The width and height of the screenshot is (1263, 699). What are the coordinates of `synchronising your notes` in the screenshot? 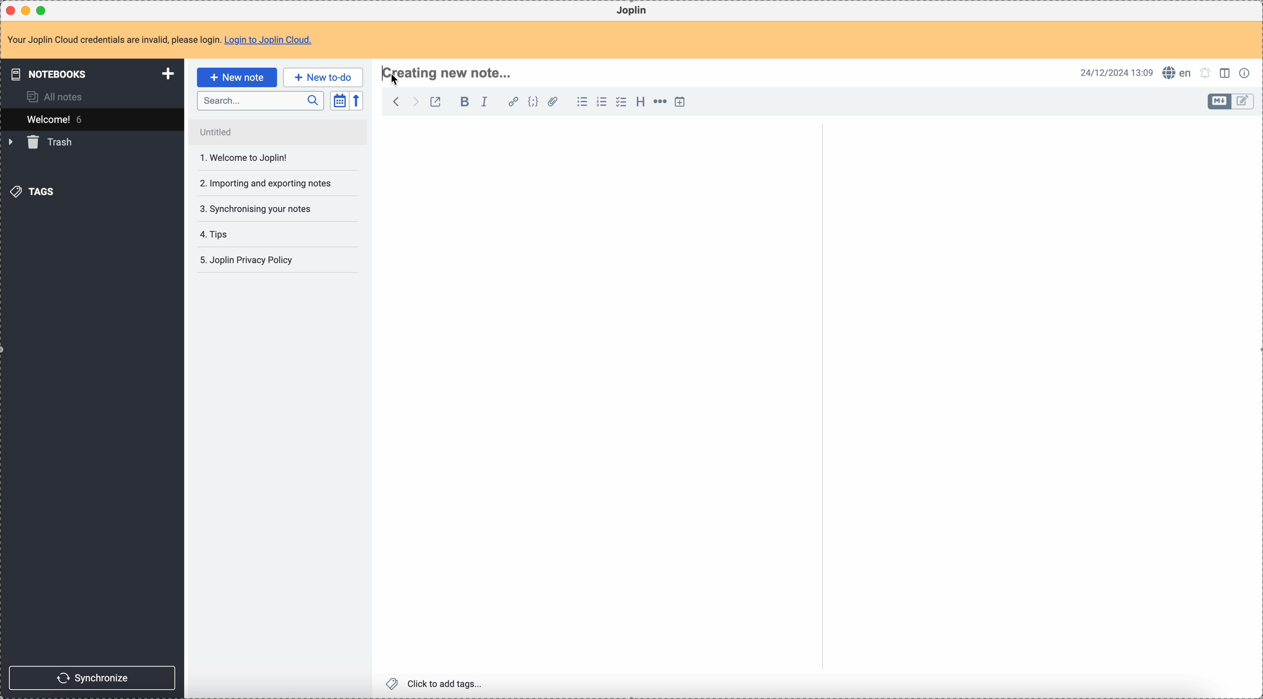 It's located at (255, 208).